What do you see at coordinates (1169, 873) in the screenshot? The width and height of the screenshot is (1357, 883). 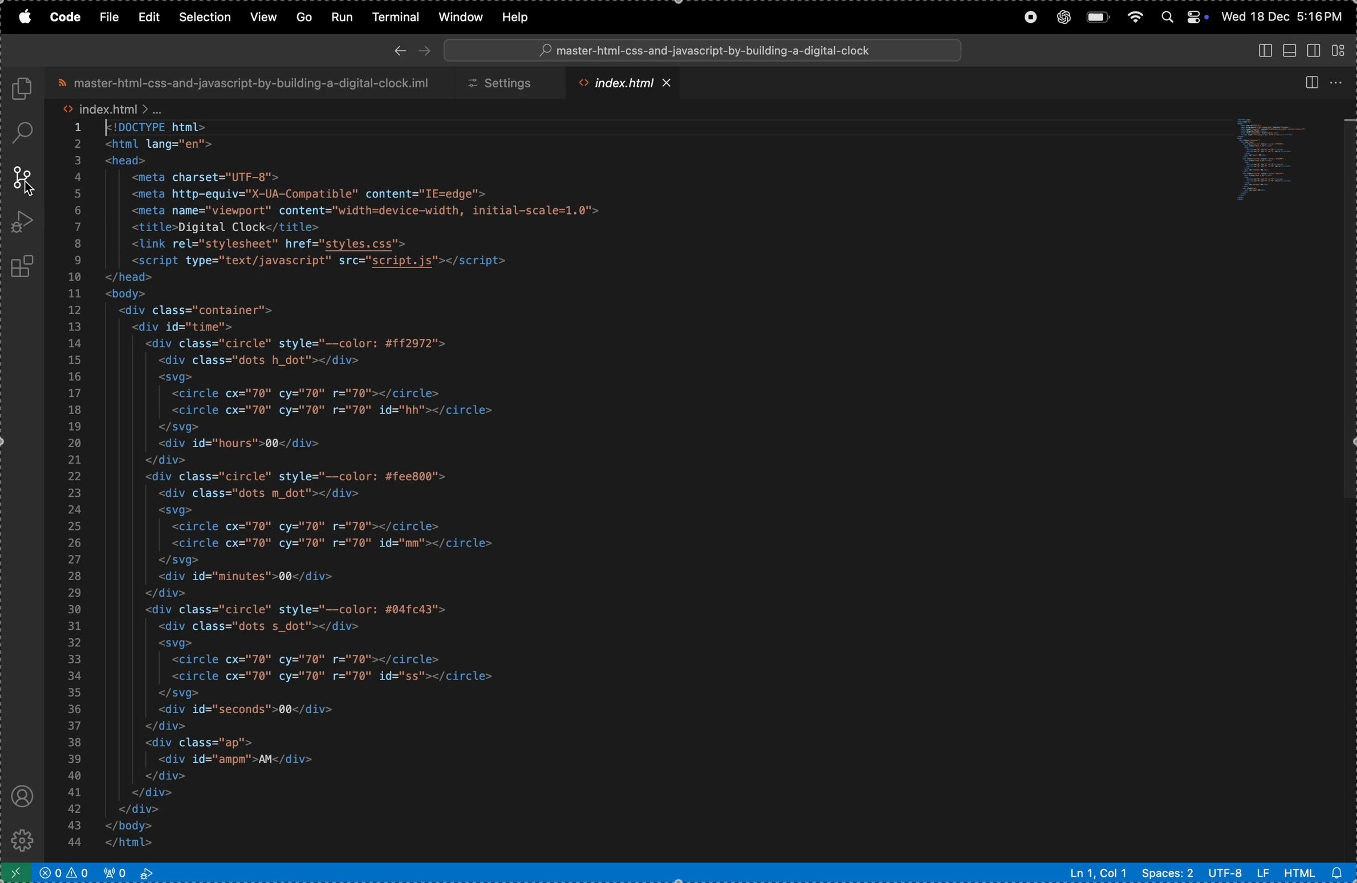 I see `spaces 2` at bounding box center [1169, 873].